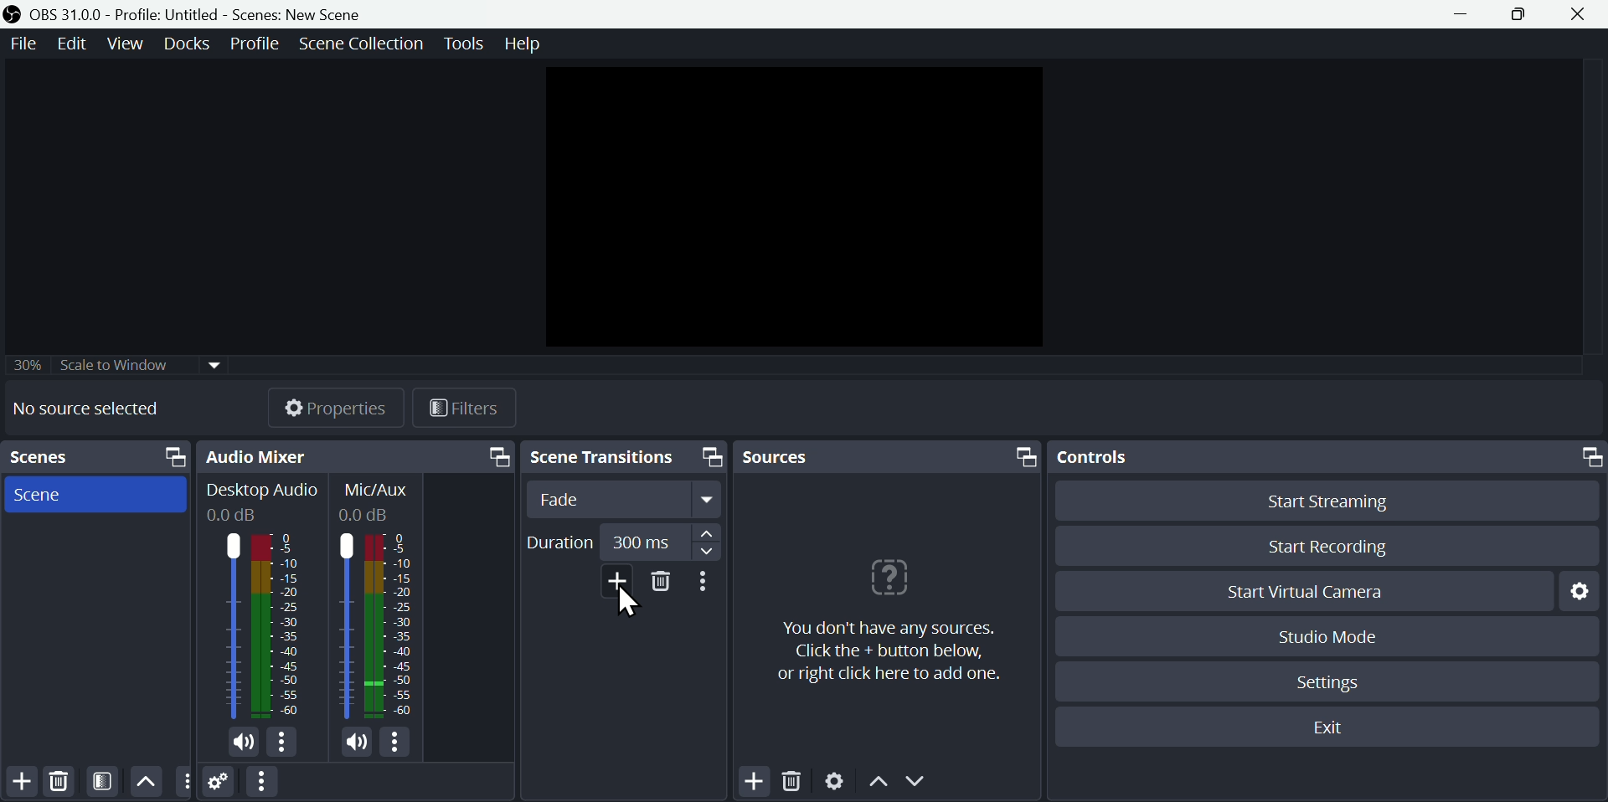  What do you see at coordinates (256, 41) in the screenshot?
I see `` at bounding box center [256, 41].